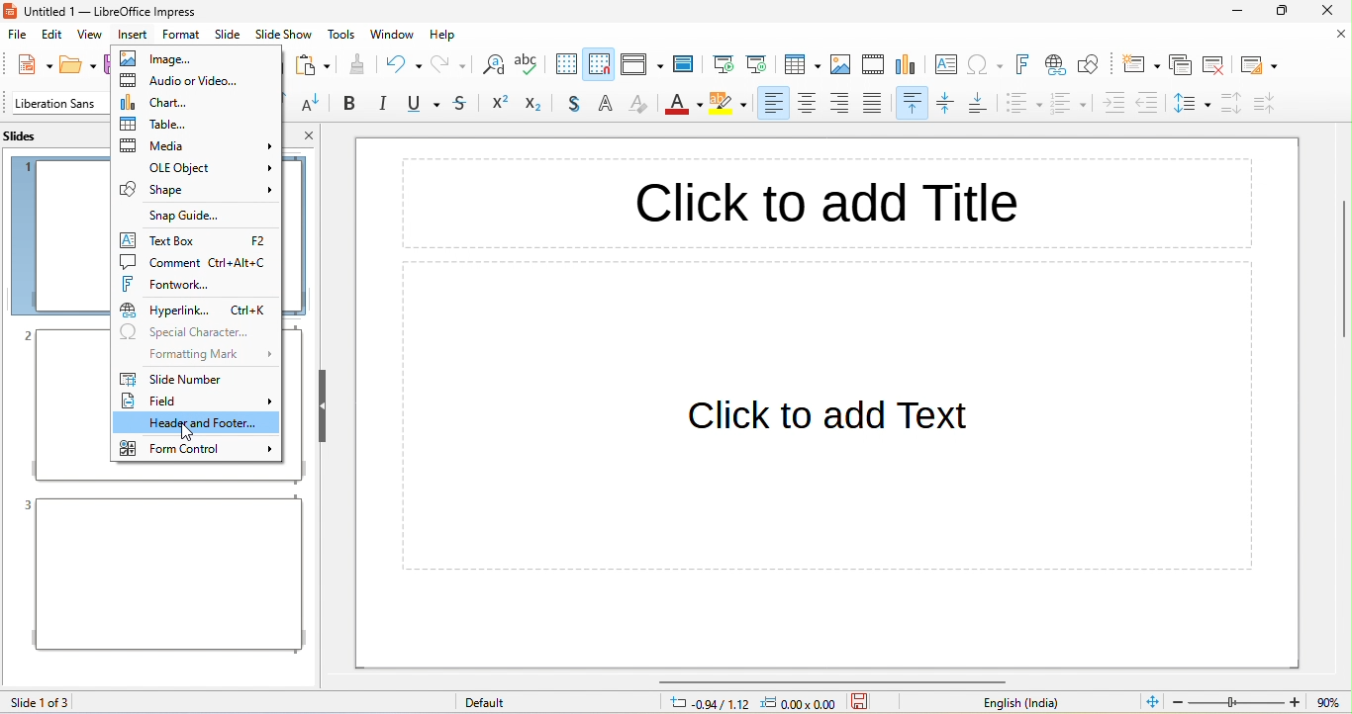 This screenshot has width=1352, height=714. What do you see at coordinates (195, 449) in the screenshot?
I see `form control` at bounding box center [195, 449].